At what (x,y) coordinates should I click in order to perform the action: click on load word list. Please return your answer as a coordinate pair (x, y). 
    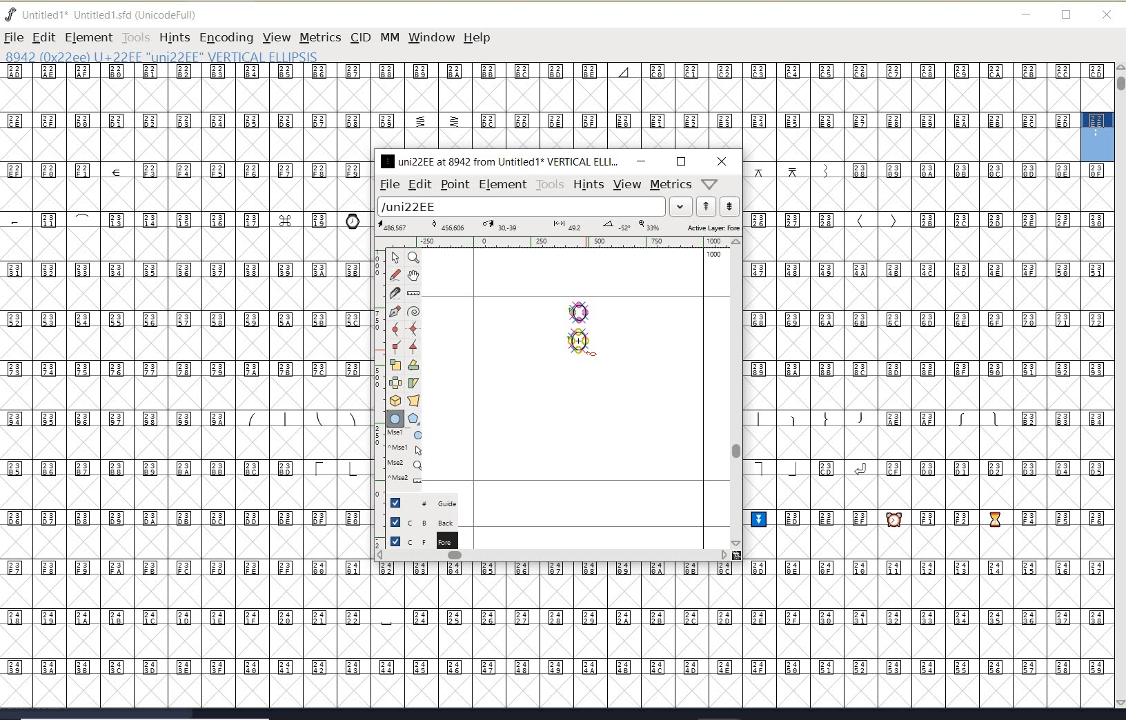
    Looking at the image, I should click on (532, 208).